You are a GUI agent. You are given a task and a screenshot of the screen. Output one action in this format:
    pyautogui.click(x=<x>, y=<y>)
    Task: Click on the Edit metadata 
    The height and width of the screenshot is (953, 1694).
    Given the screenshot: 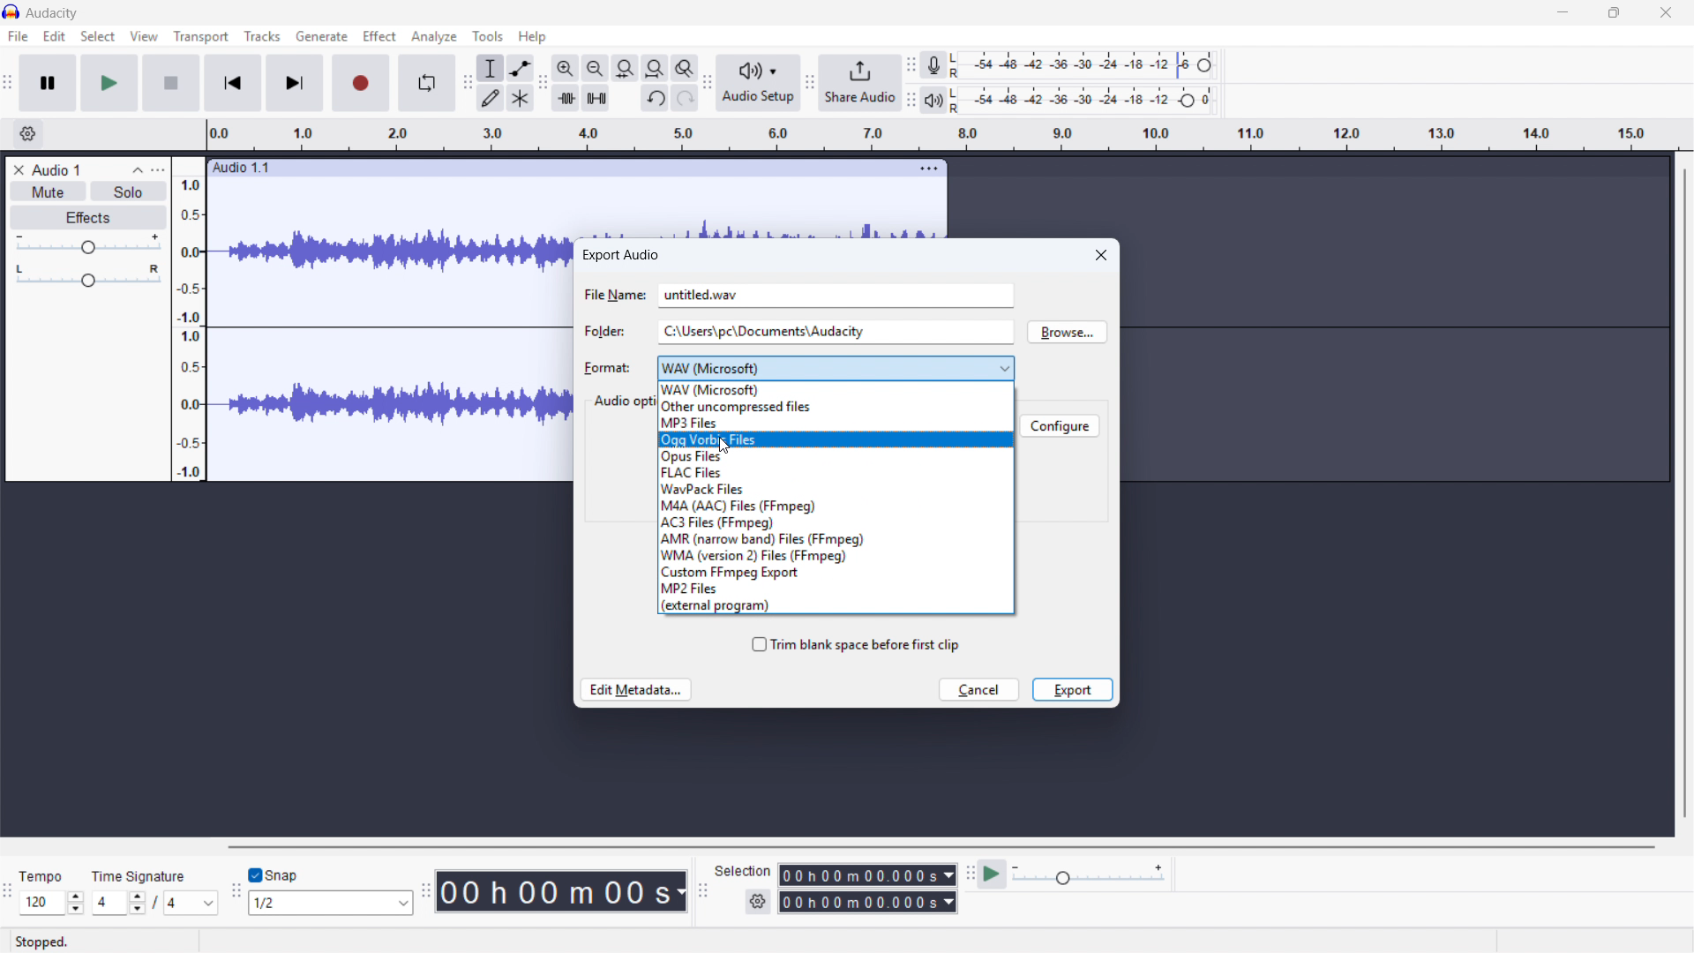 What is the action you would take?
    pyautogui.click(x=637, y=689)
    